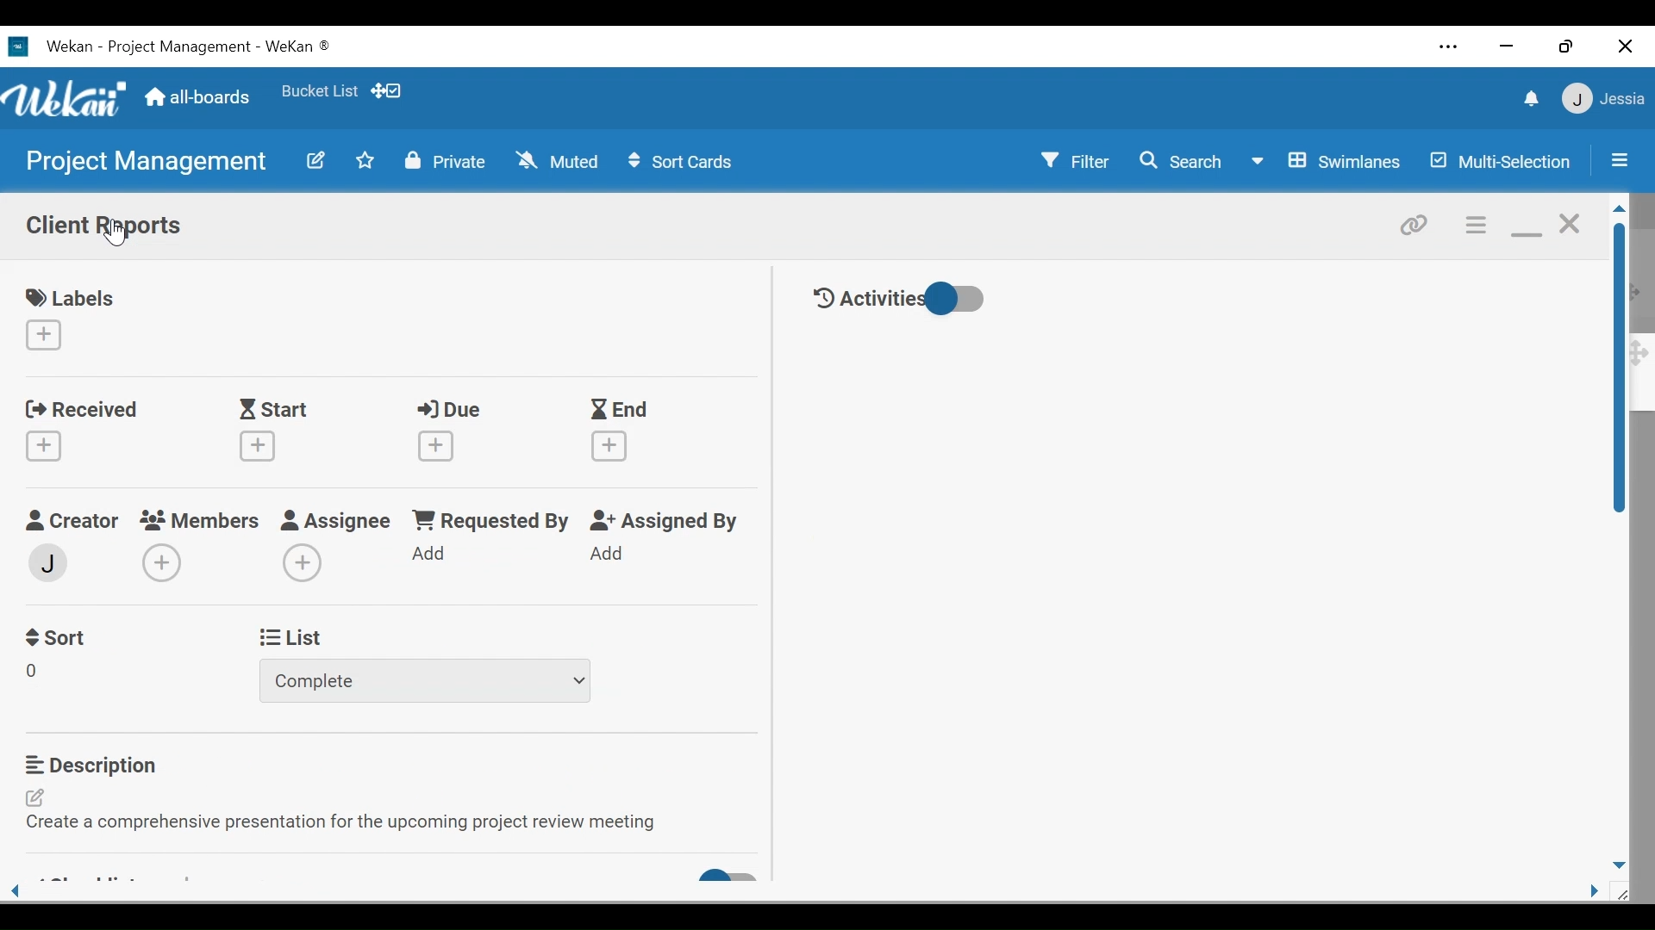  Describe the element at coordinates (422, 680) in the screenshot. I see `Dropdown list` at that location.